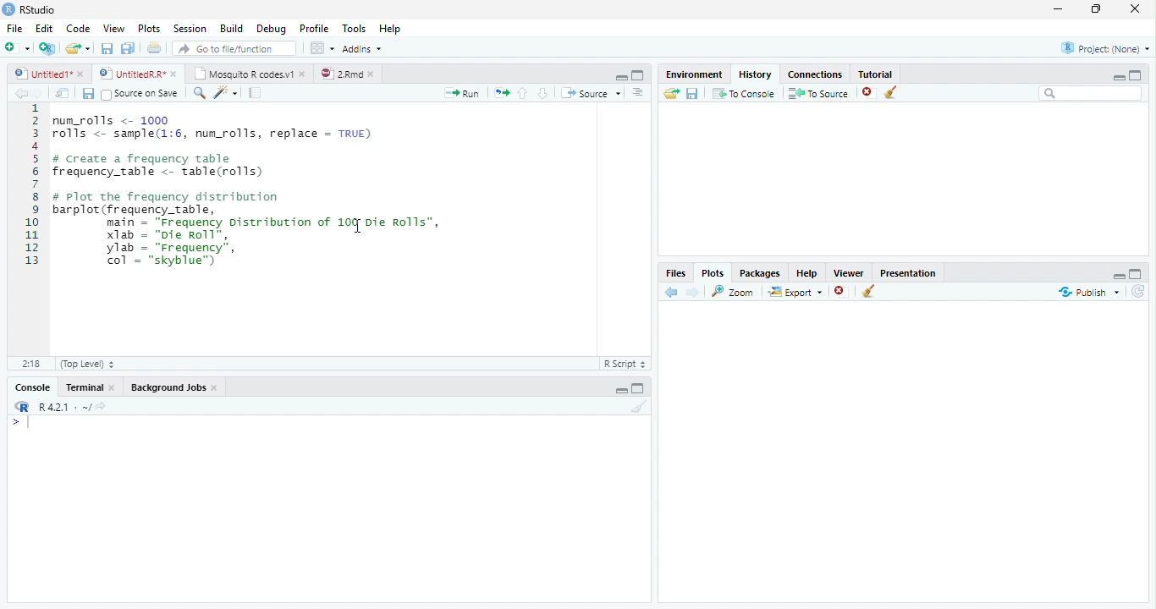  I want to click on To Source, so click(818, 93).